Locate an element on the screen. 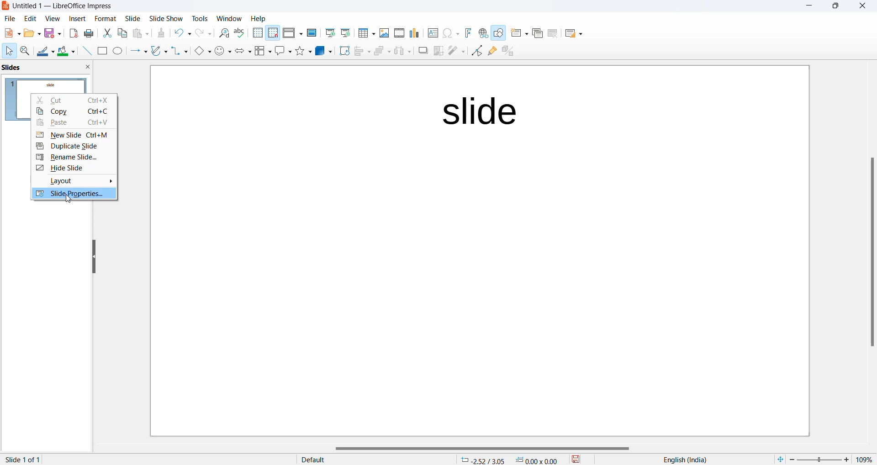  close is located at coordinates (864, 6).